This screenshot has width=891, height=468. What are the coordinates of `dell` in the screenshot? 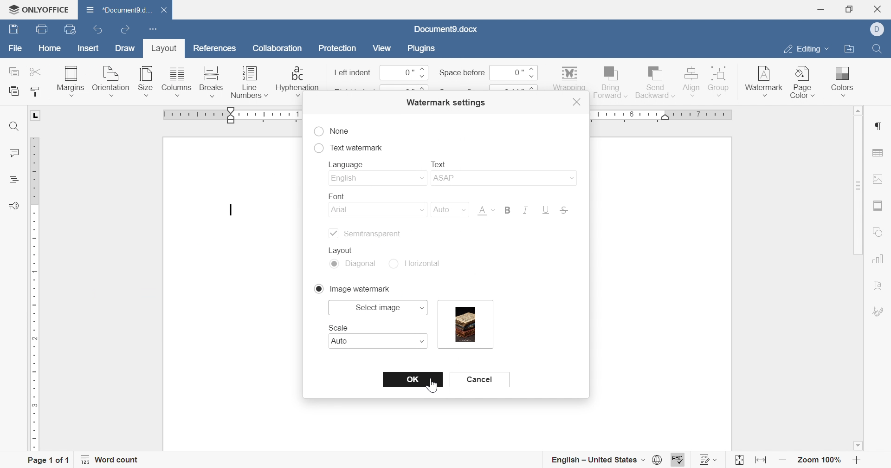 It's located at (880, 30).